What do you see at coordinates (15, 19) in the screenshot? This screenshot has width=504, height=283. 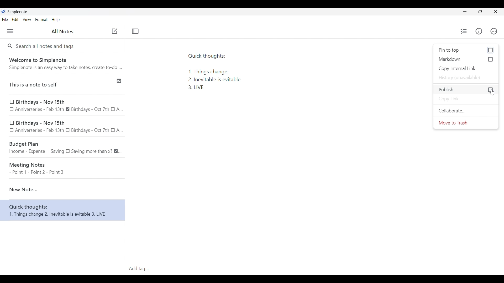 I see `Edit menu` at bounding box center [15, 19].